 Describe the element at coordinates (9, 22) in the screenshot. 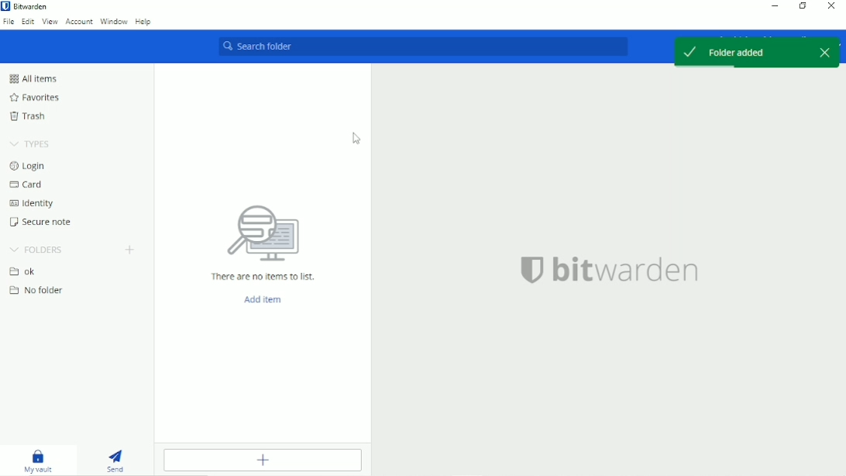

I see `File` at that location.